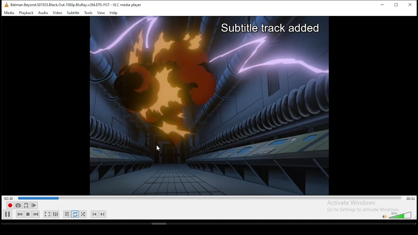 The image size is (418, 235). What do you see at coordinates (410, 4) in the screenshot?
I see `close window` at bounding box center [410, 4].